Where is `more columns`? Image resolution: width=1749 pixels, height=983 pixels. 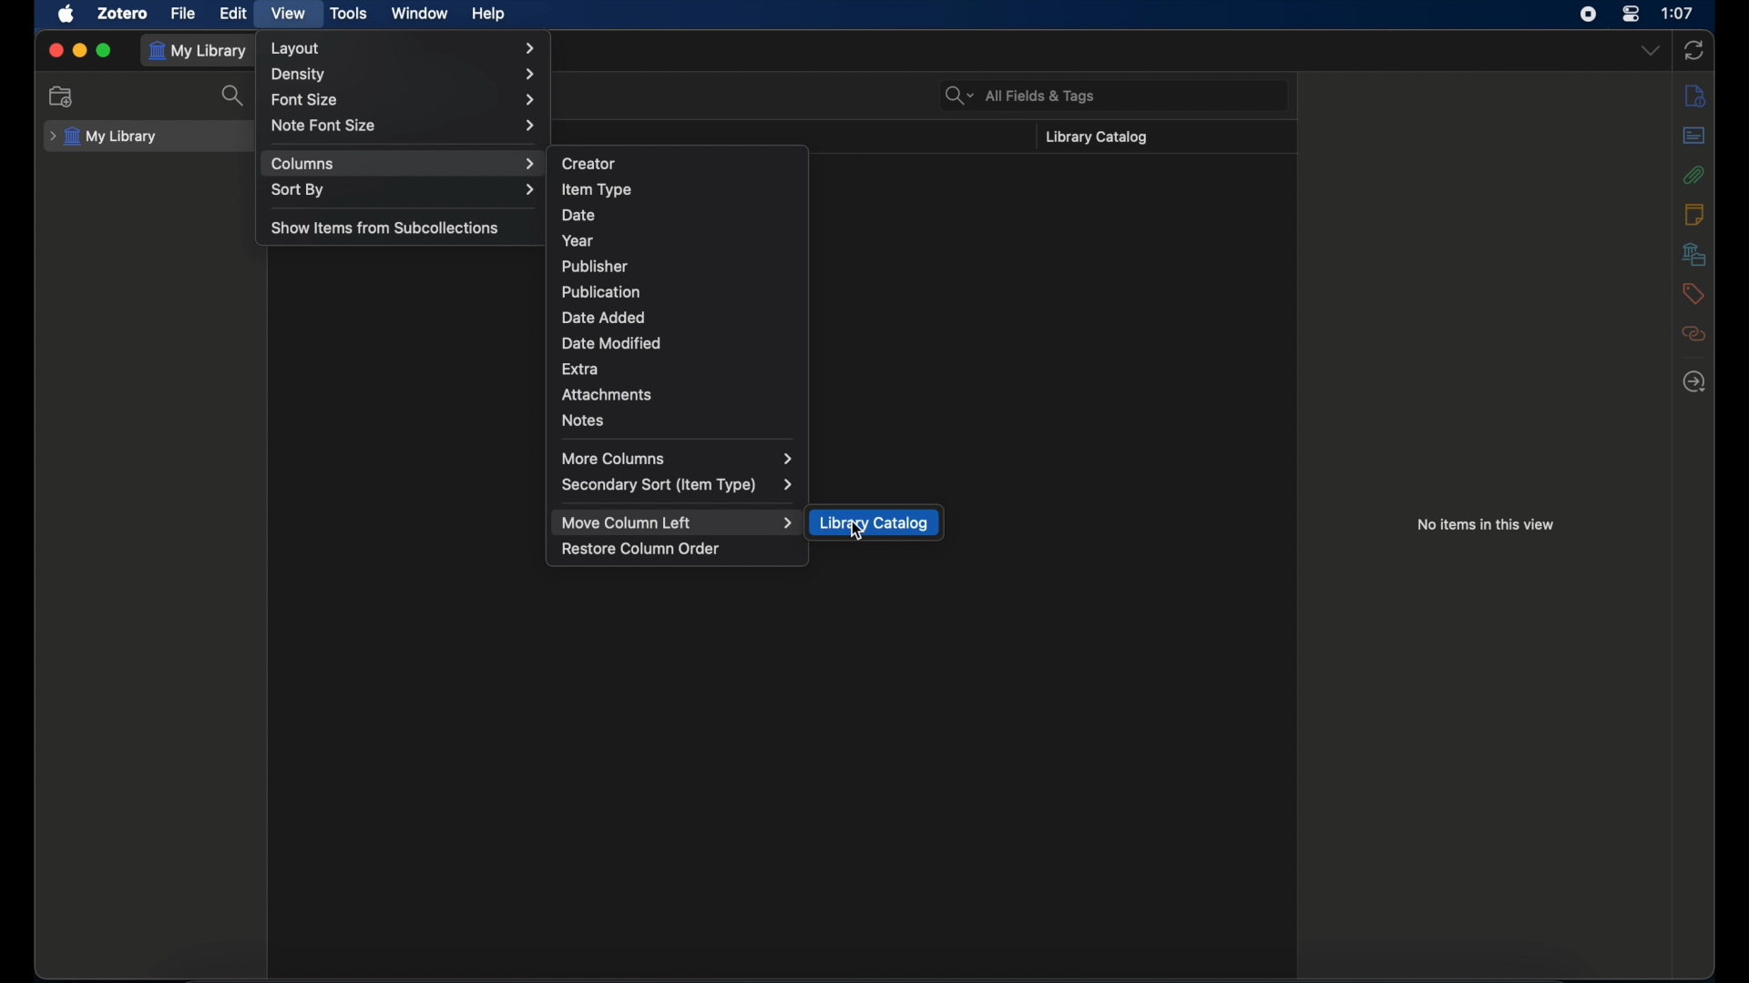 more columns is located at coordinates (678, 460).